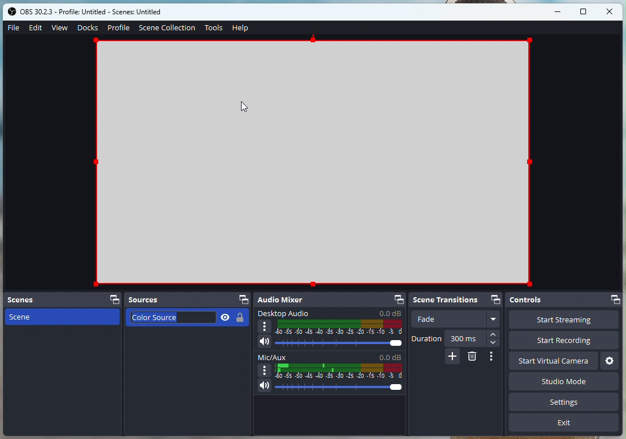  Describe the element at coordinates (331, 330) in the screenshot. I see `Desktop Audio` at that location.